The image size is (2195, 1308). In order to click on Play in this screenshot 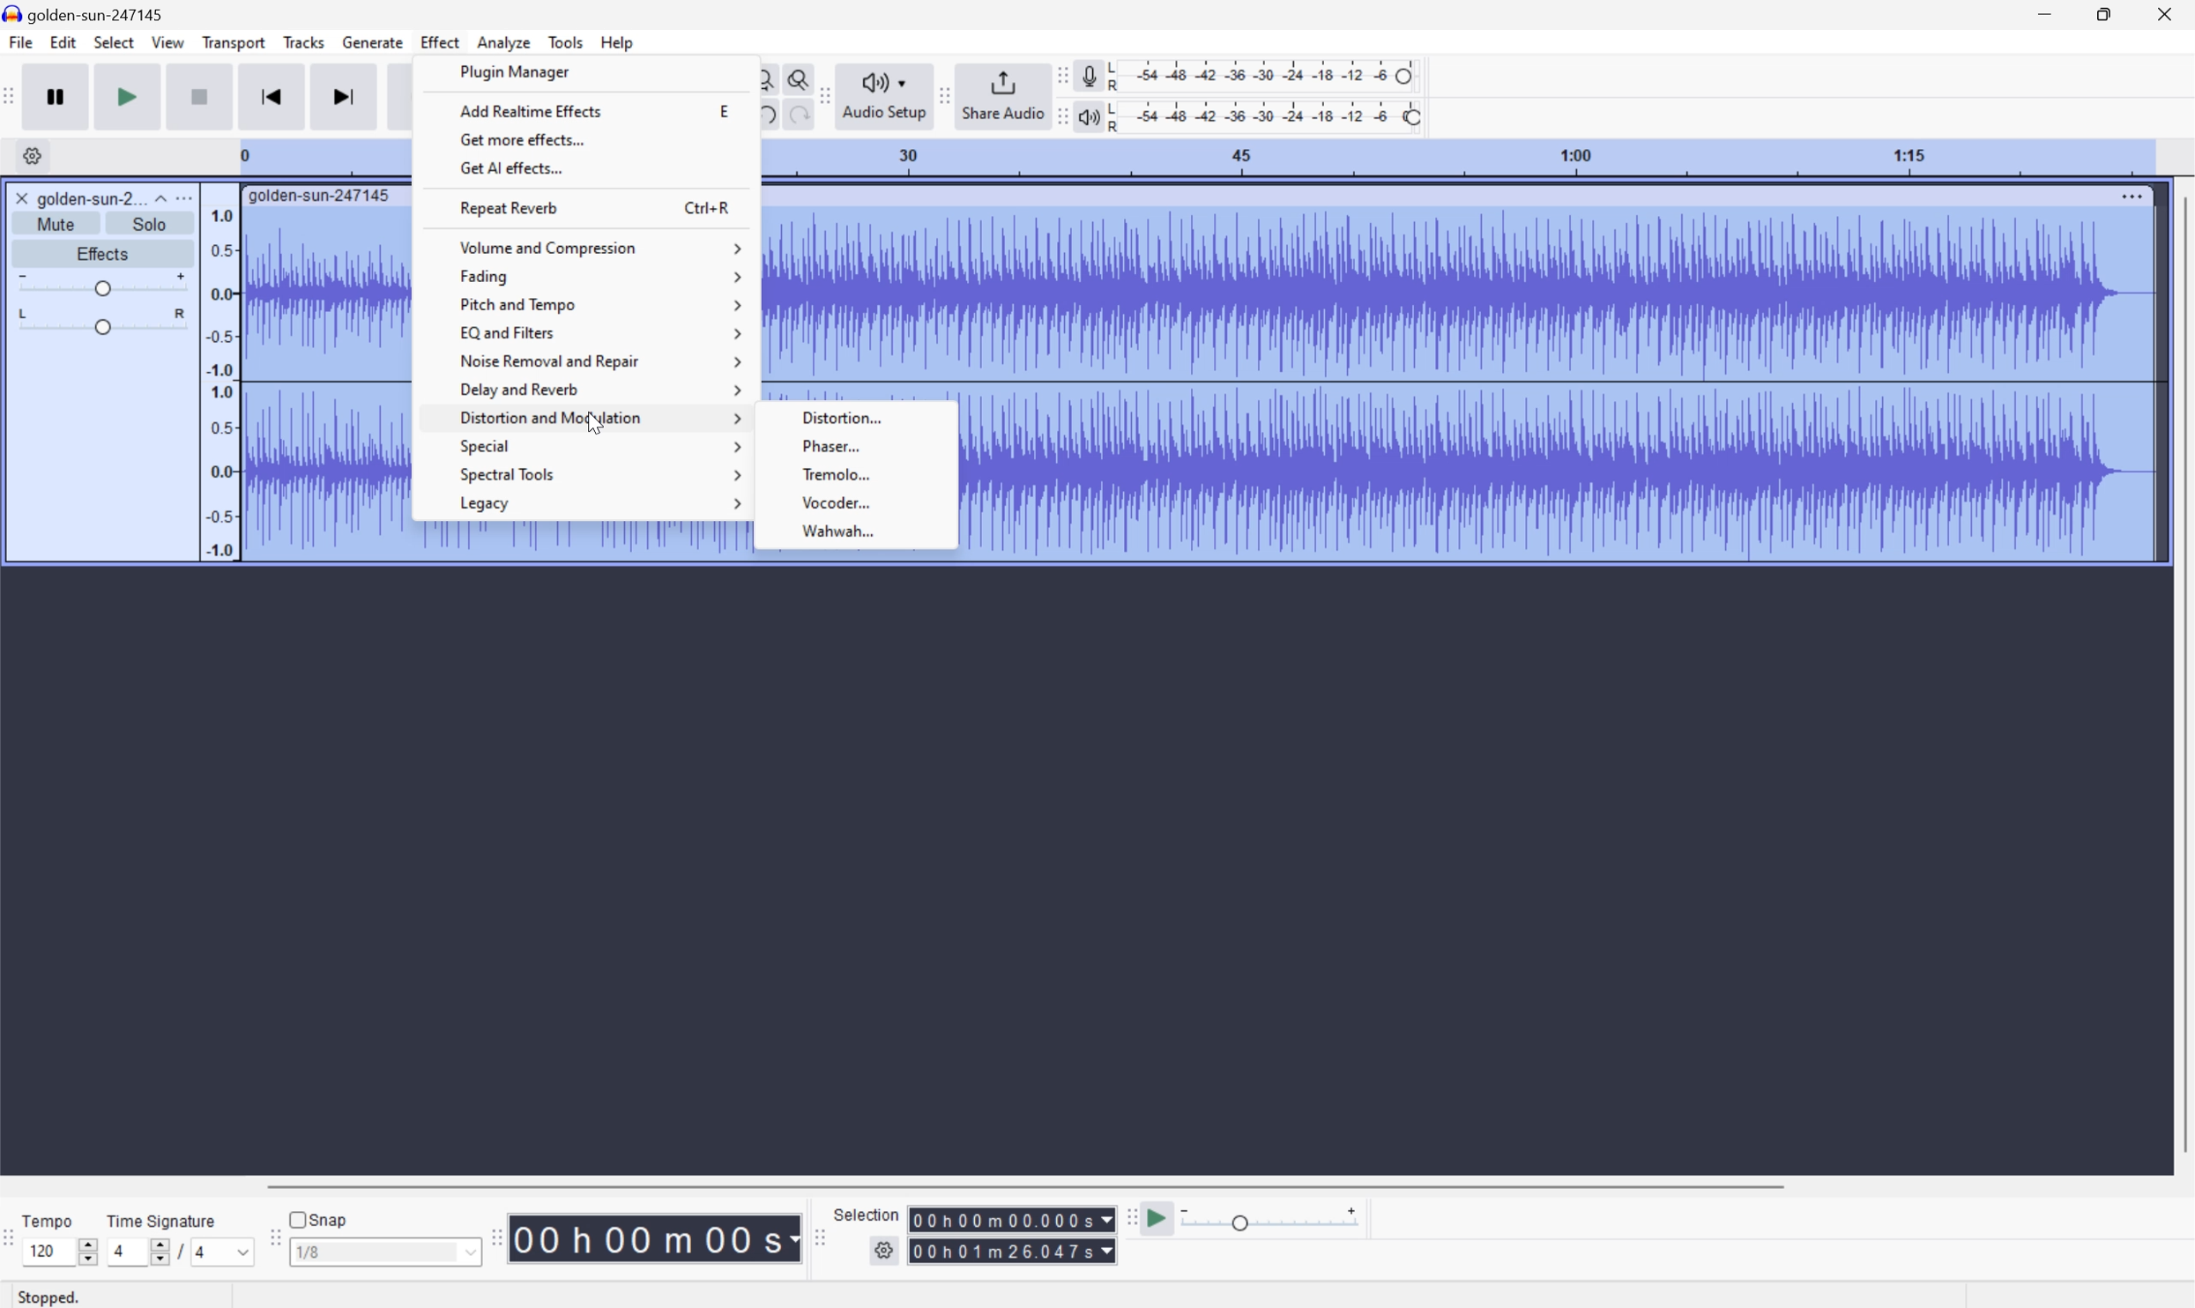, I will do `click(129, 95)`.